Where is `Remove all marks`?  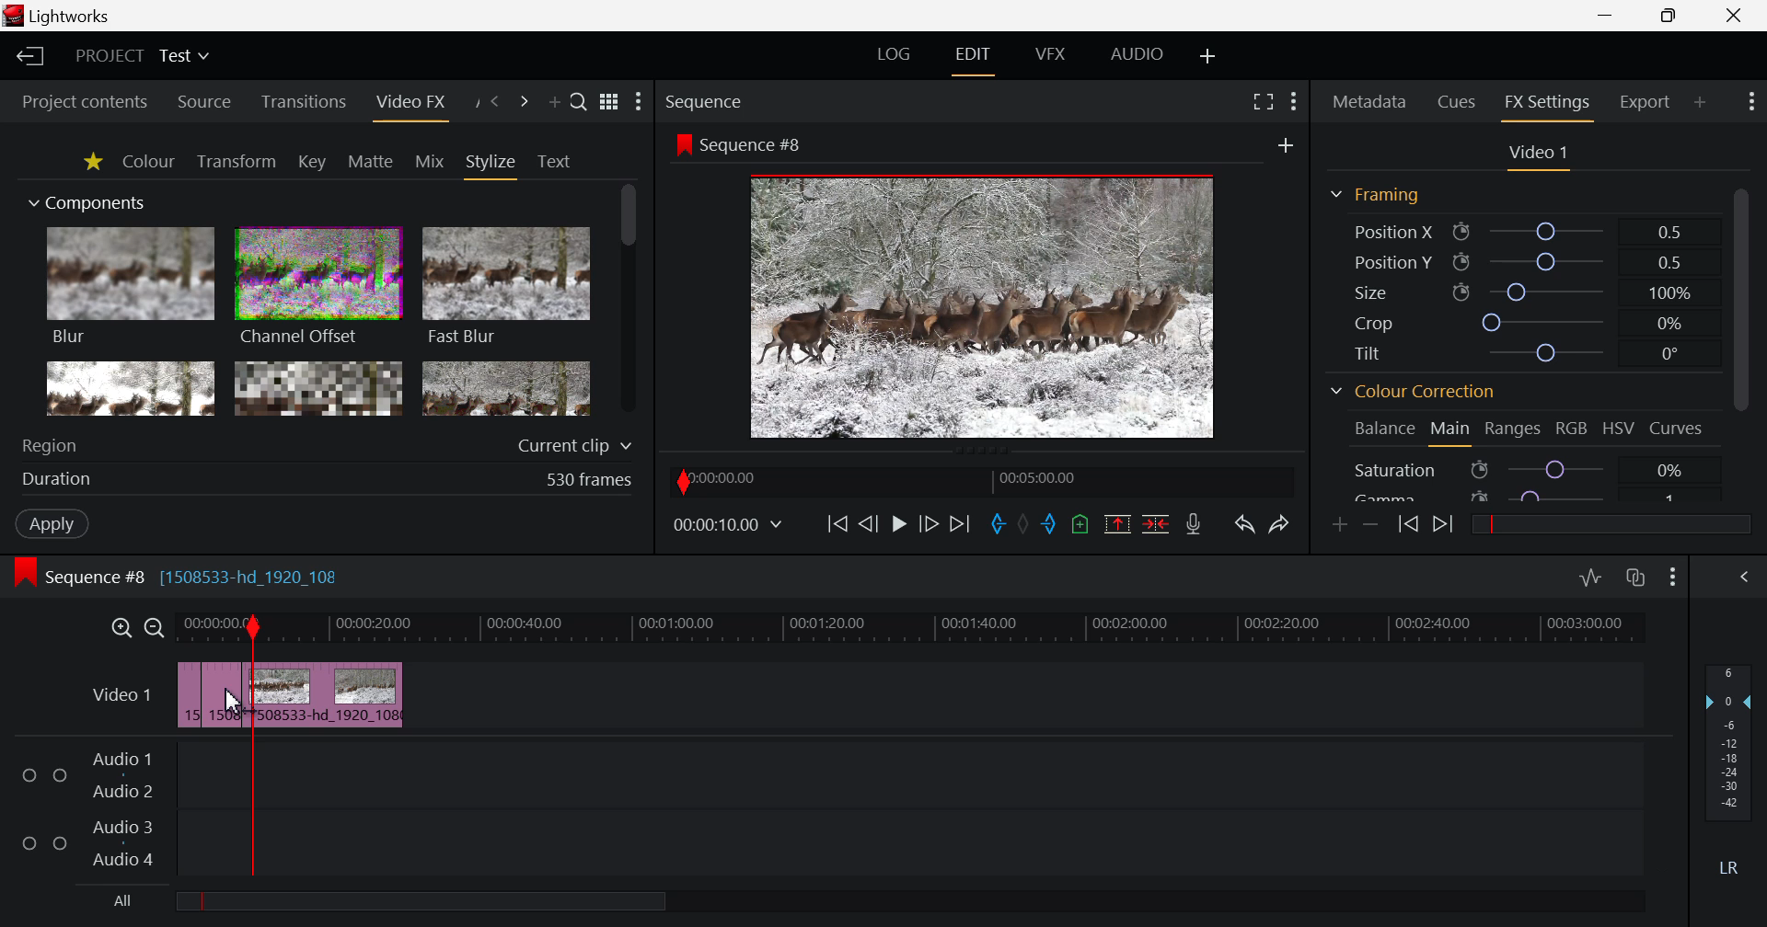
Remove all marks is located at coordinates (1029, 521).